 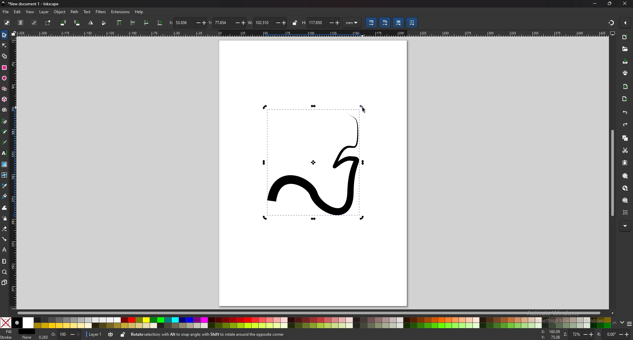 I want to click on fill, so click(x=17, y=331).